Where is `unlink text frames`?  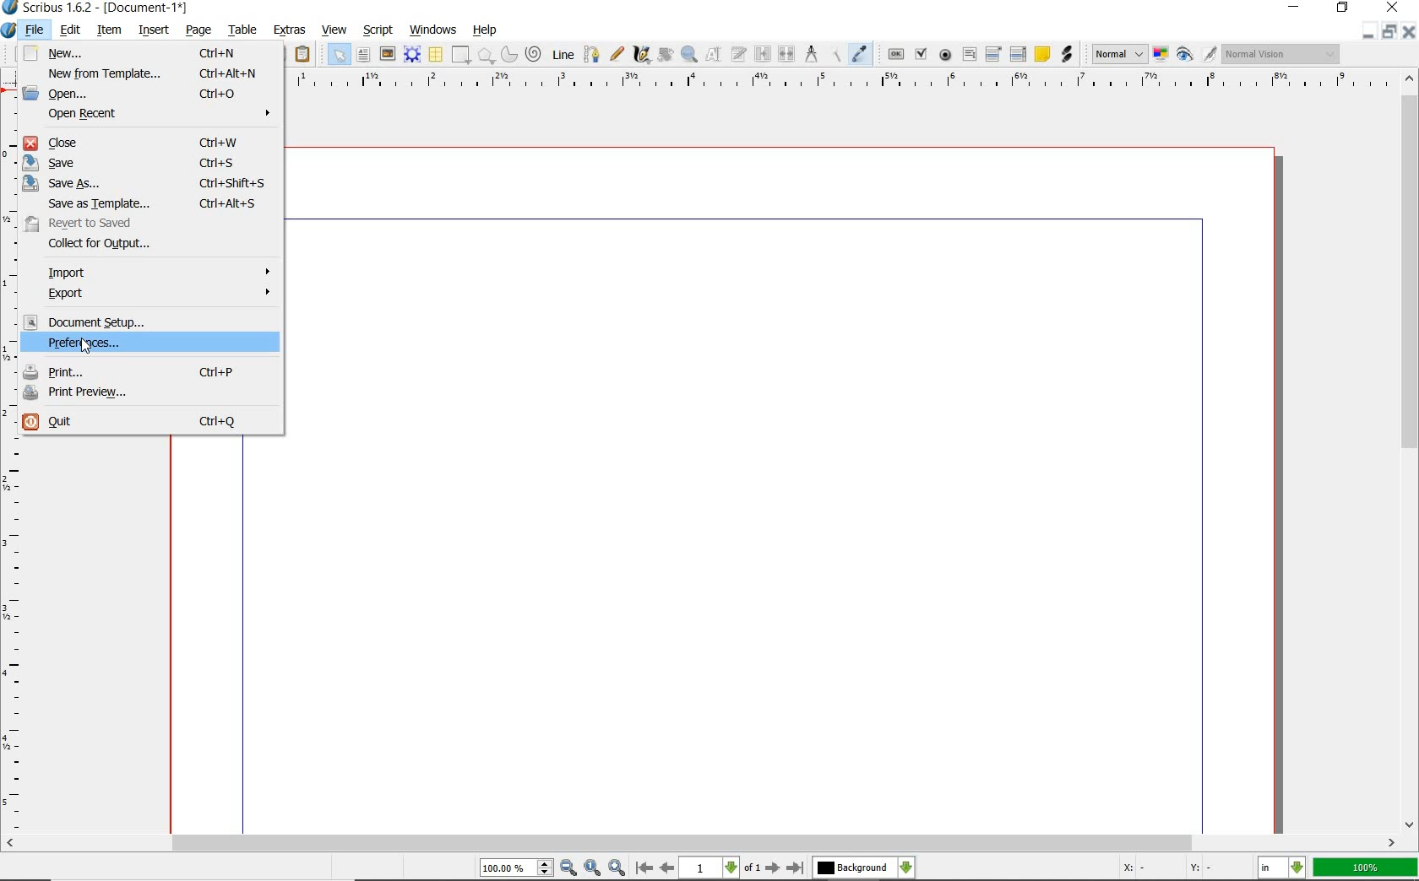 unlink text frames is located at coordinates (786, 54).